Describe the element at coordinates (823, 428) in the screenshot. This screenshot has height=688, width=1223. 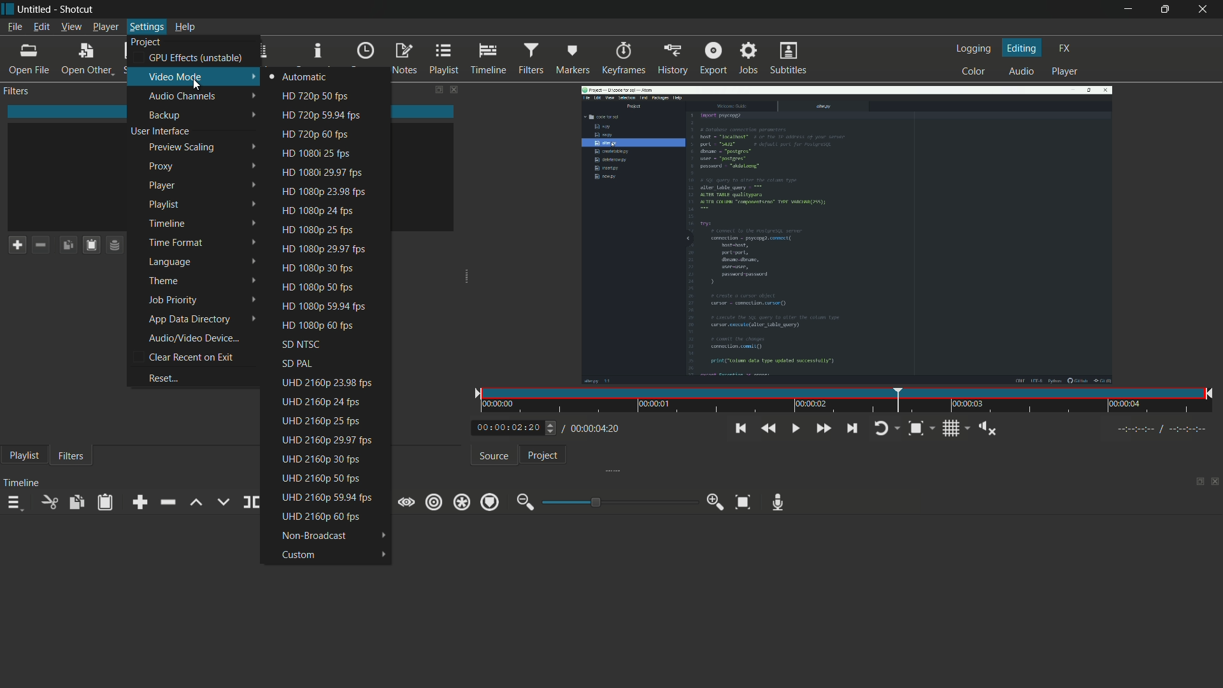
I see `quickly play forward` at that location.